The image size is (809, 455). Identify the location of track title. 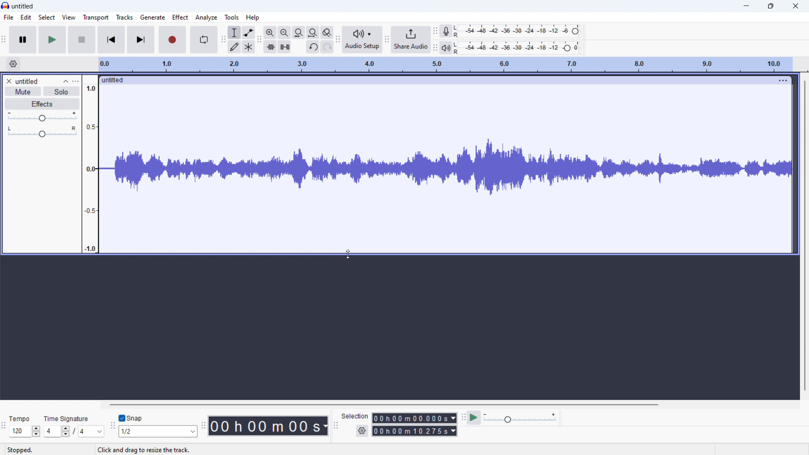
(27, 81).